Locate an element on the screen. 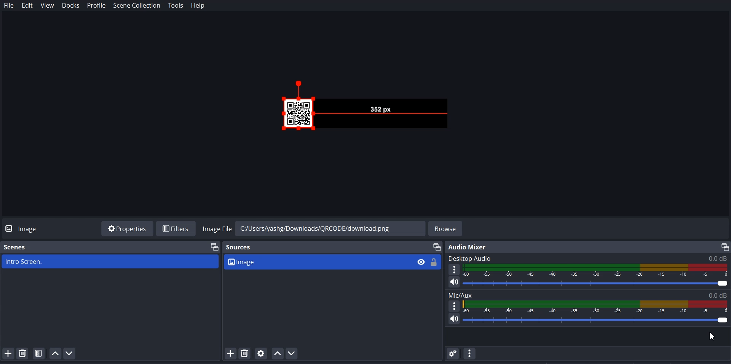 Image resolution: width=731 pixels, height=364 pixels. Move Source up is located at coordinates (277, 353).